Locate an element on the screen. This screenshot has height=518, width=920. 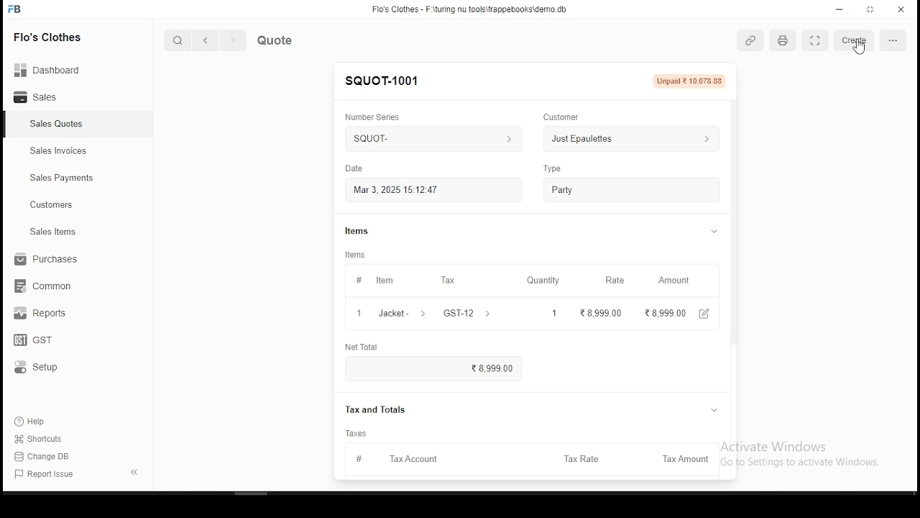
minimize is located at coordinates (836, 9).